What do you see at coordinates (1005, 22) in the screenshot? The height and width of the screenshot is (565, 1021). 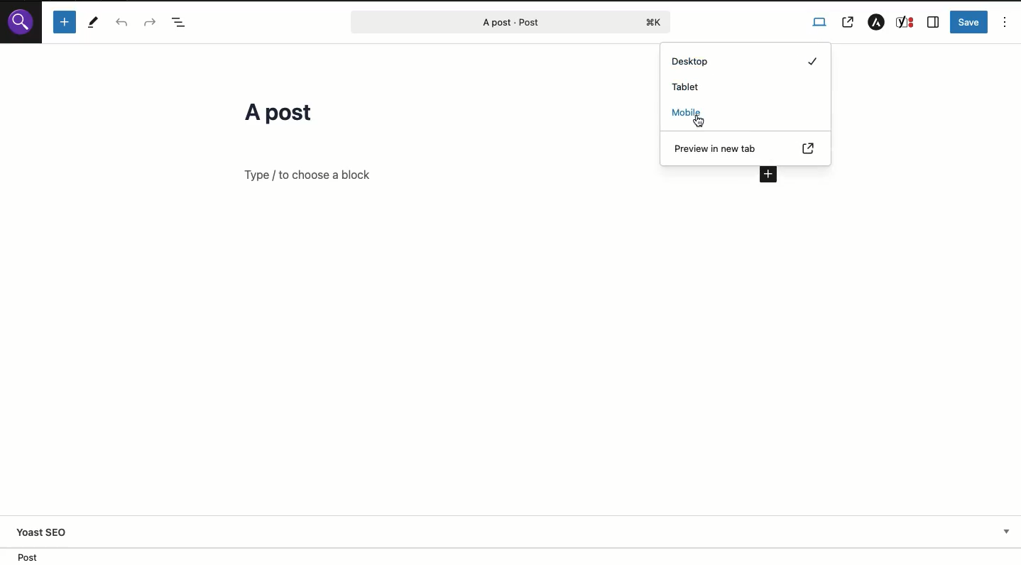 I see `Options` at bounding box center [1005, 22].